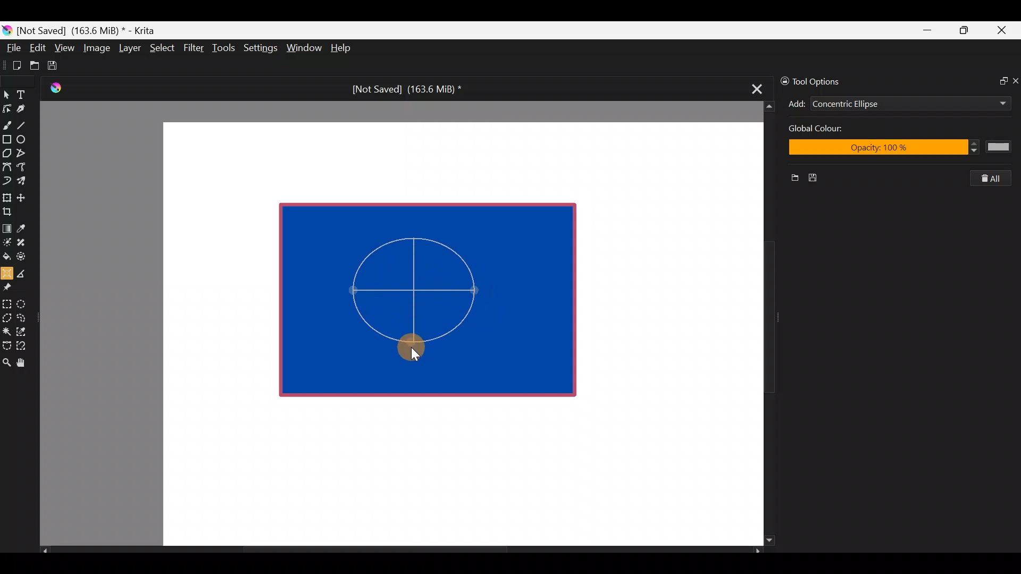 The height and width of the screenshot is (574, 1021). What do you see at coordinates (7, 121) in the screenshot?
I see `Freehand brush tool` at bounding box center [7, 121].